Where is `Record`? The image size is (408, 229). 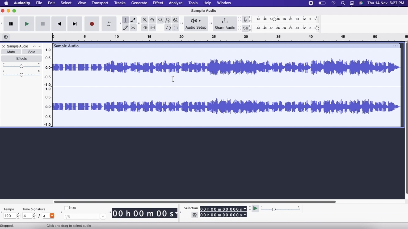
Record is located at coordinates (92, 24).